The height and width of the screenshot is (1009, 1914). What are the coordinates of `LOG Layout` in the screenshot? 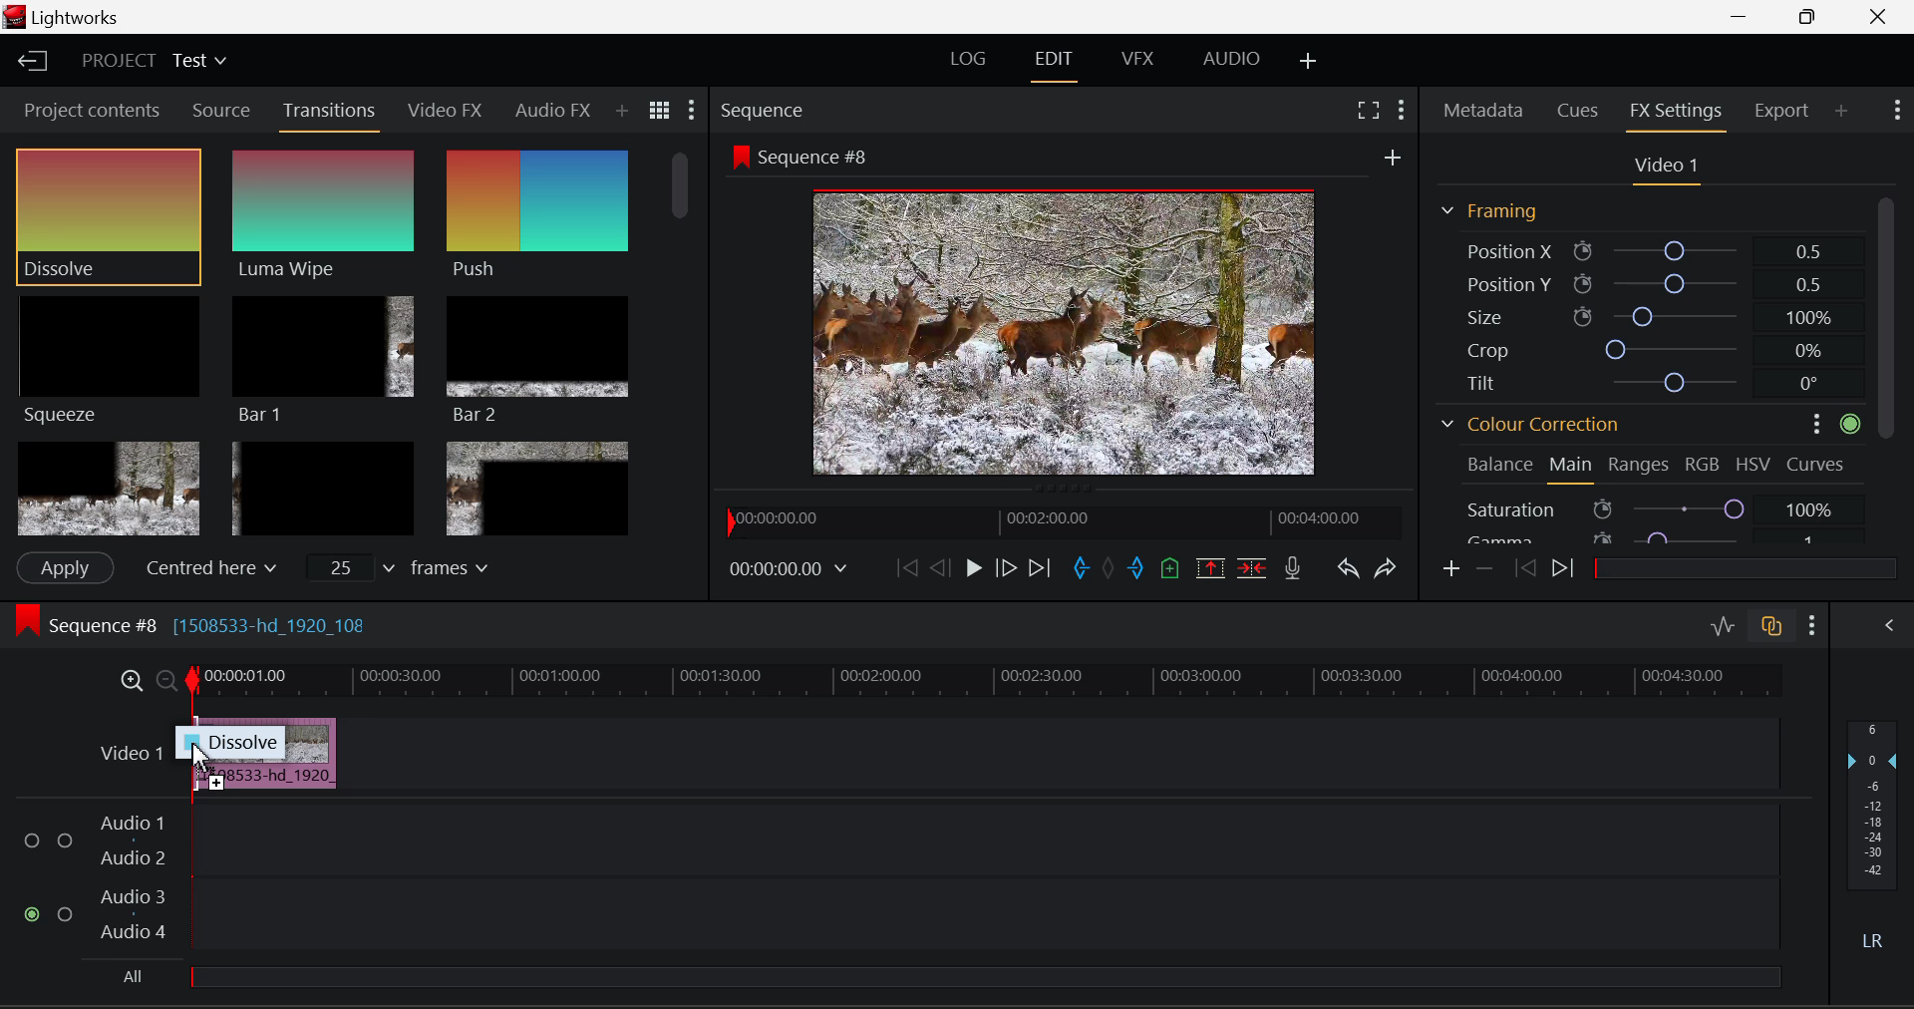 It's located at (971, 63).